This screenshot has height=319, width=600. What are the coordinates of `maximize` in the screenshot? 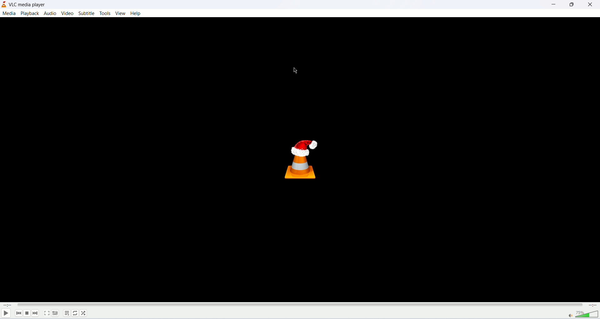 It's located at (571, 6).